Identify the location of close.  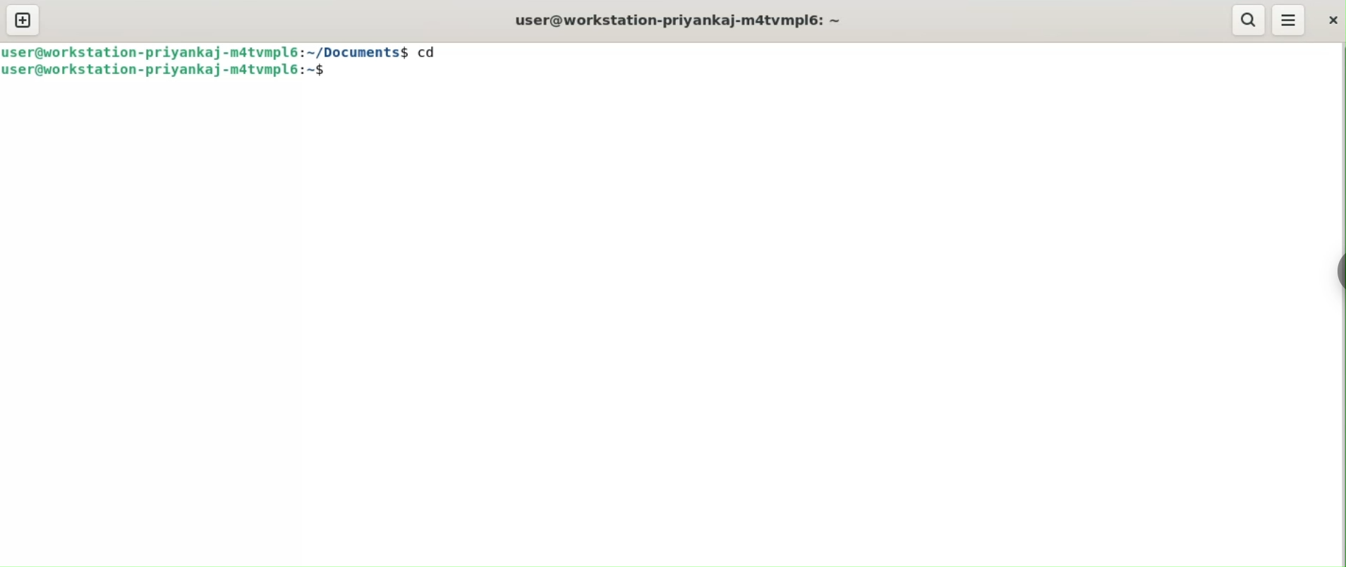
(1333, 20).